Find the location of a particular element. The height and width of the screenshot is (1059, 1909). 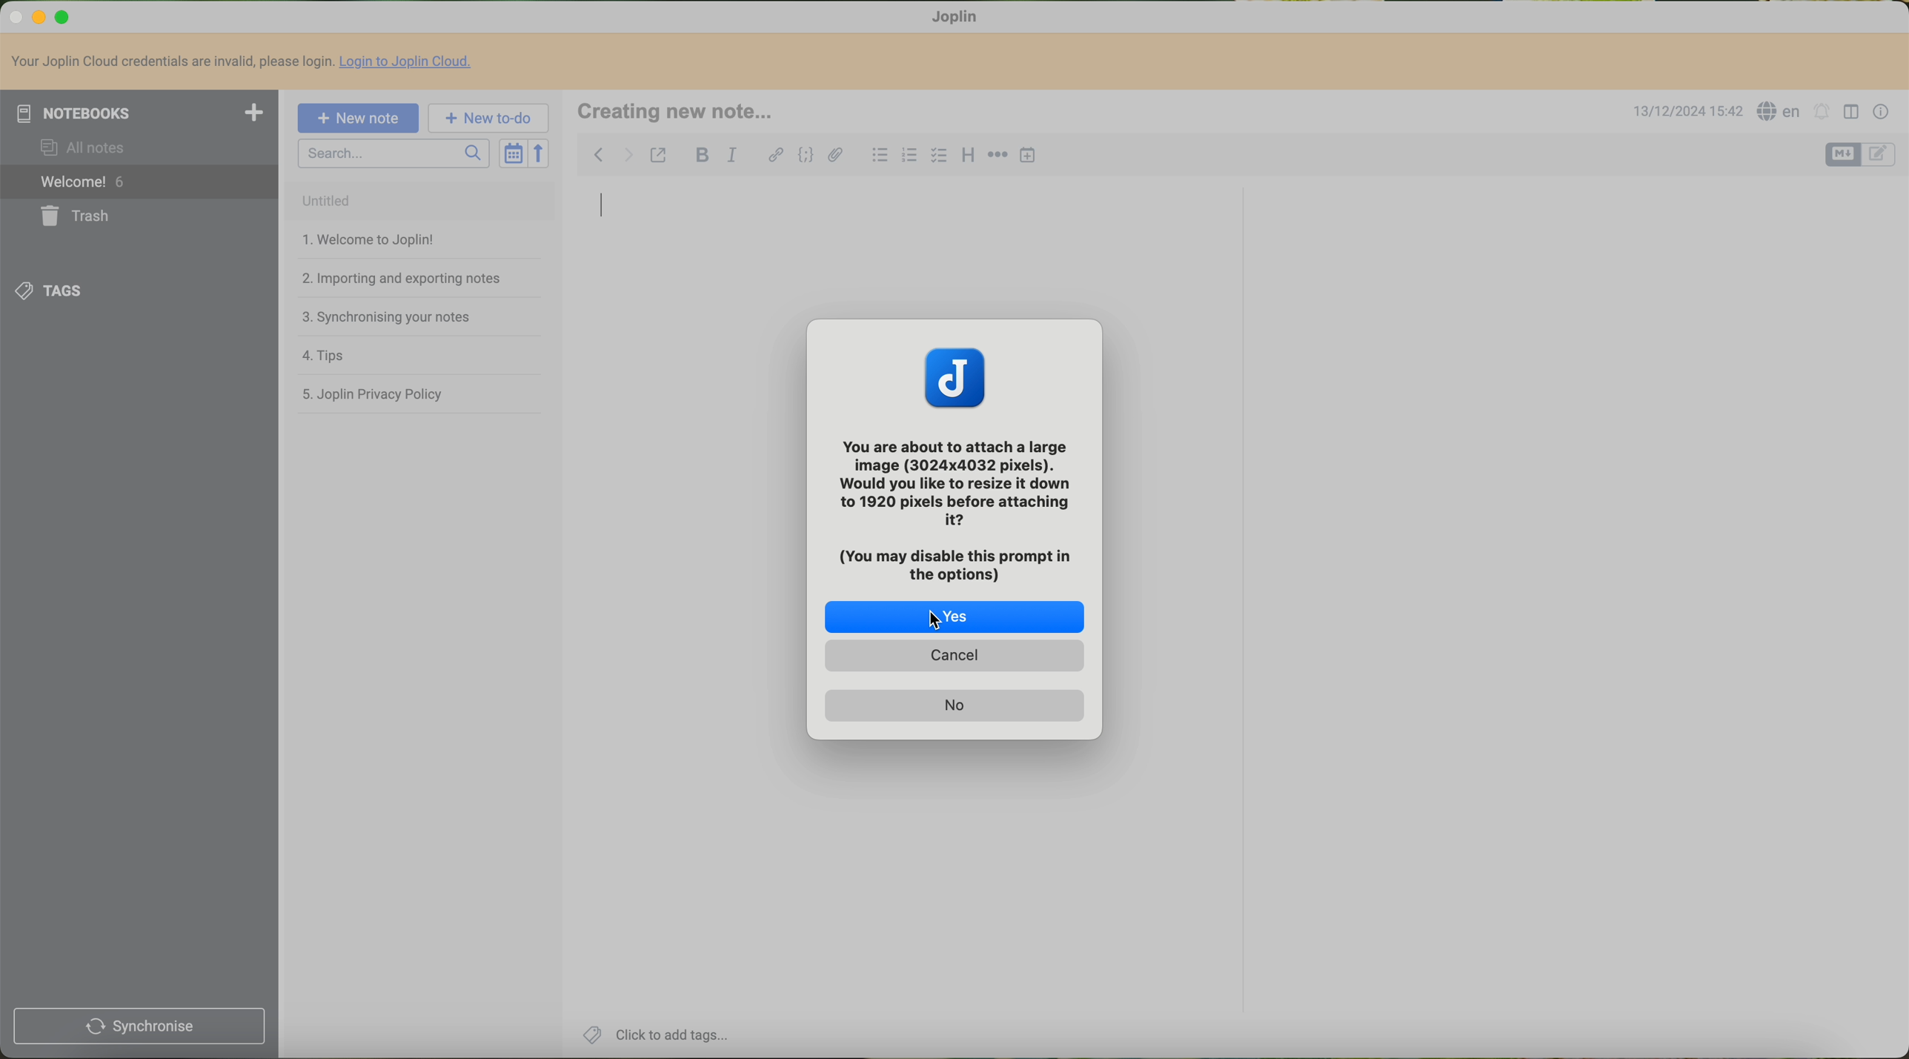

cancel is located at coordinates (954, 657).